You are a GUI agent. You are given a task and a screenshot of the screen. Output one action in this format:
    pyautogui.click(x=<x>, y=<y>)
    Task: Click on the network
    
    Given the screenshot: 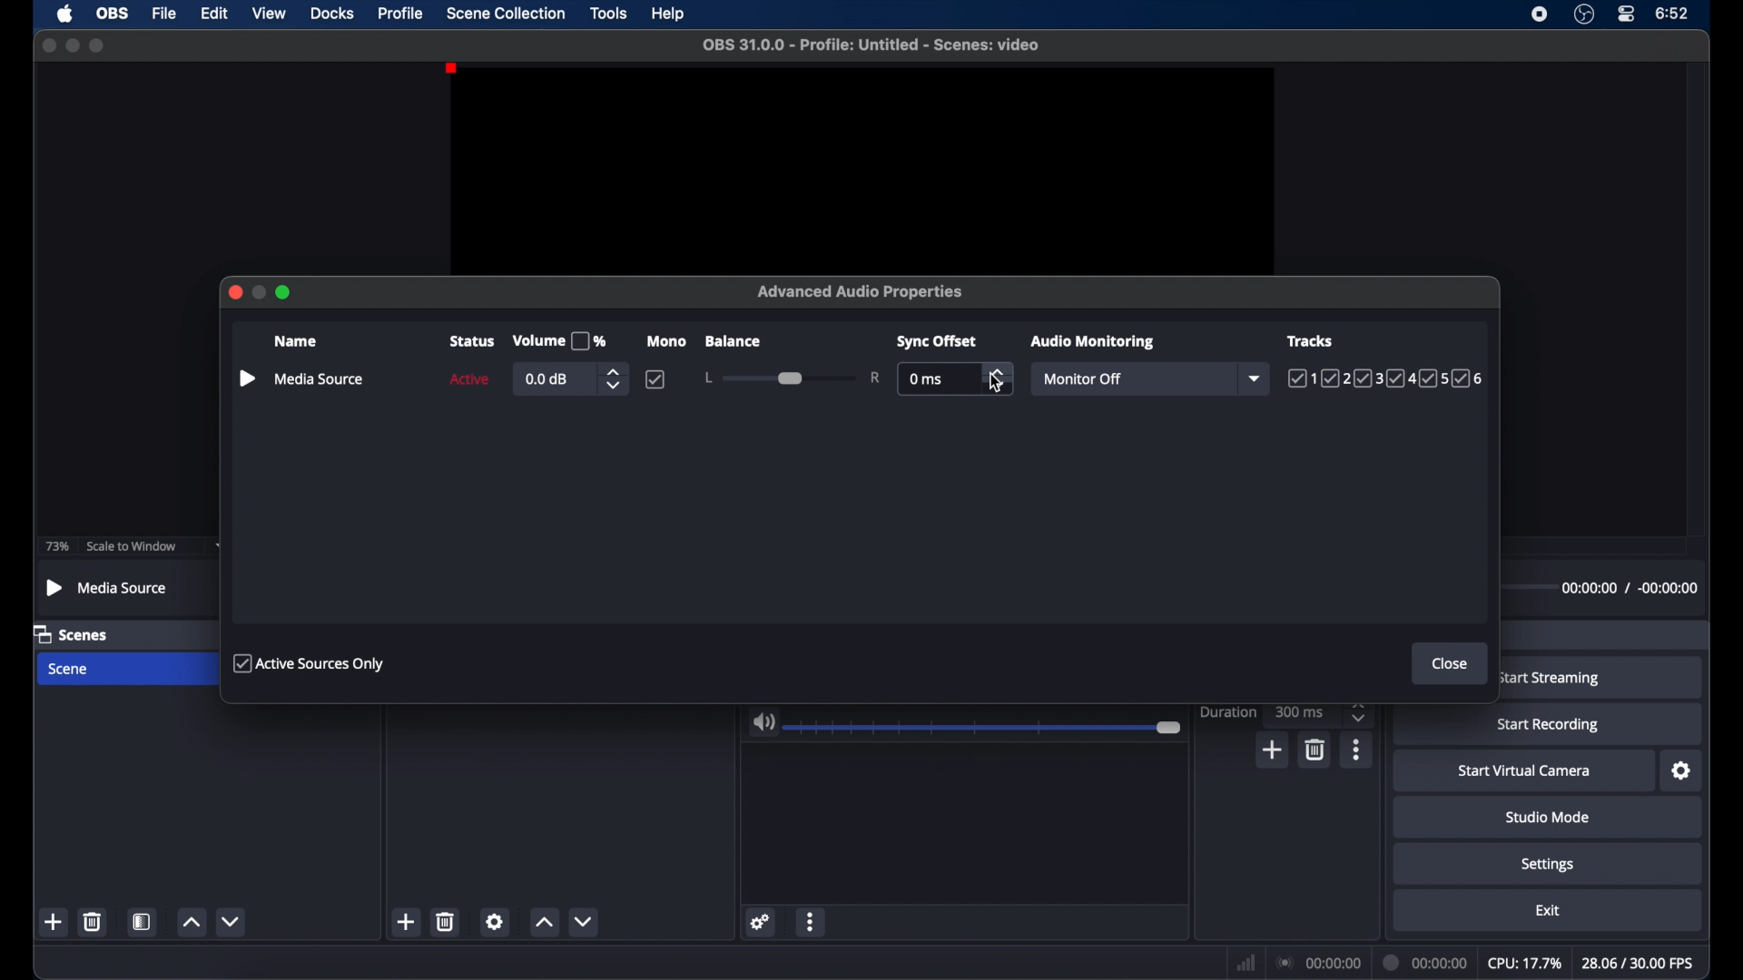 What is the action you would take?
    pyautogui.click(x=1246, y=963)
    